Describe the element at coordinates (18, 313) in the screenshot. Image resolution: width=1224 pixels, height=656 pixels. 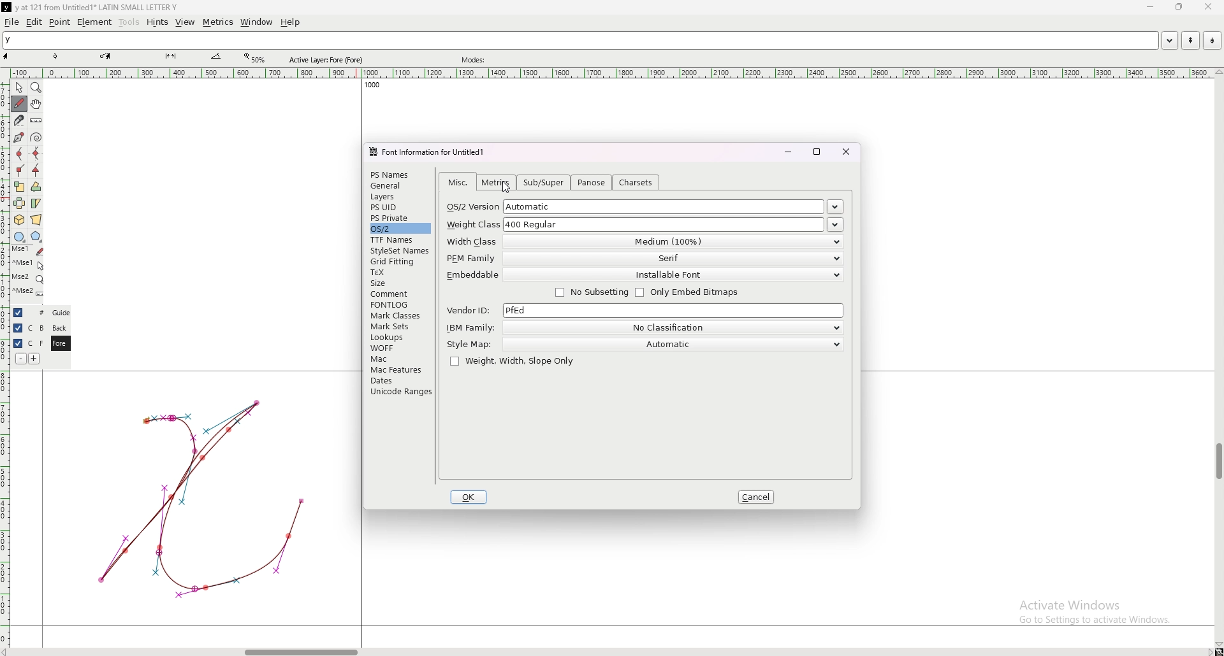
I see `hide layer` at that location.